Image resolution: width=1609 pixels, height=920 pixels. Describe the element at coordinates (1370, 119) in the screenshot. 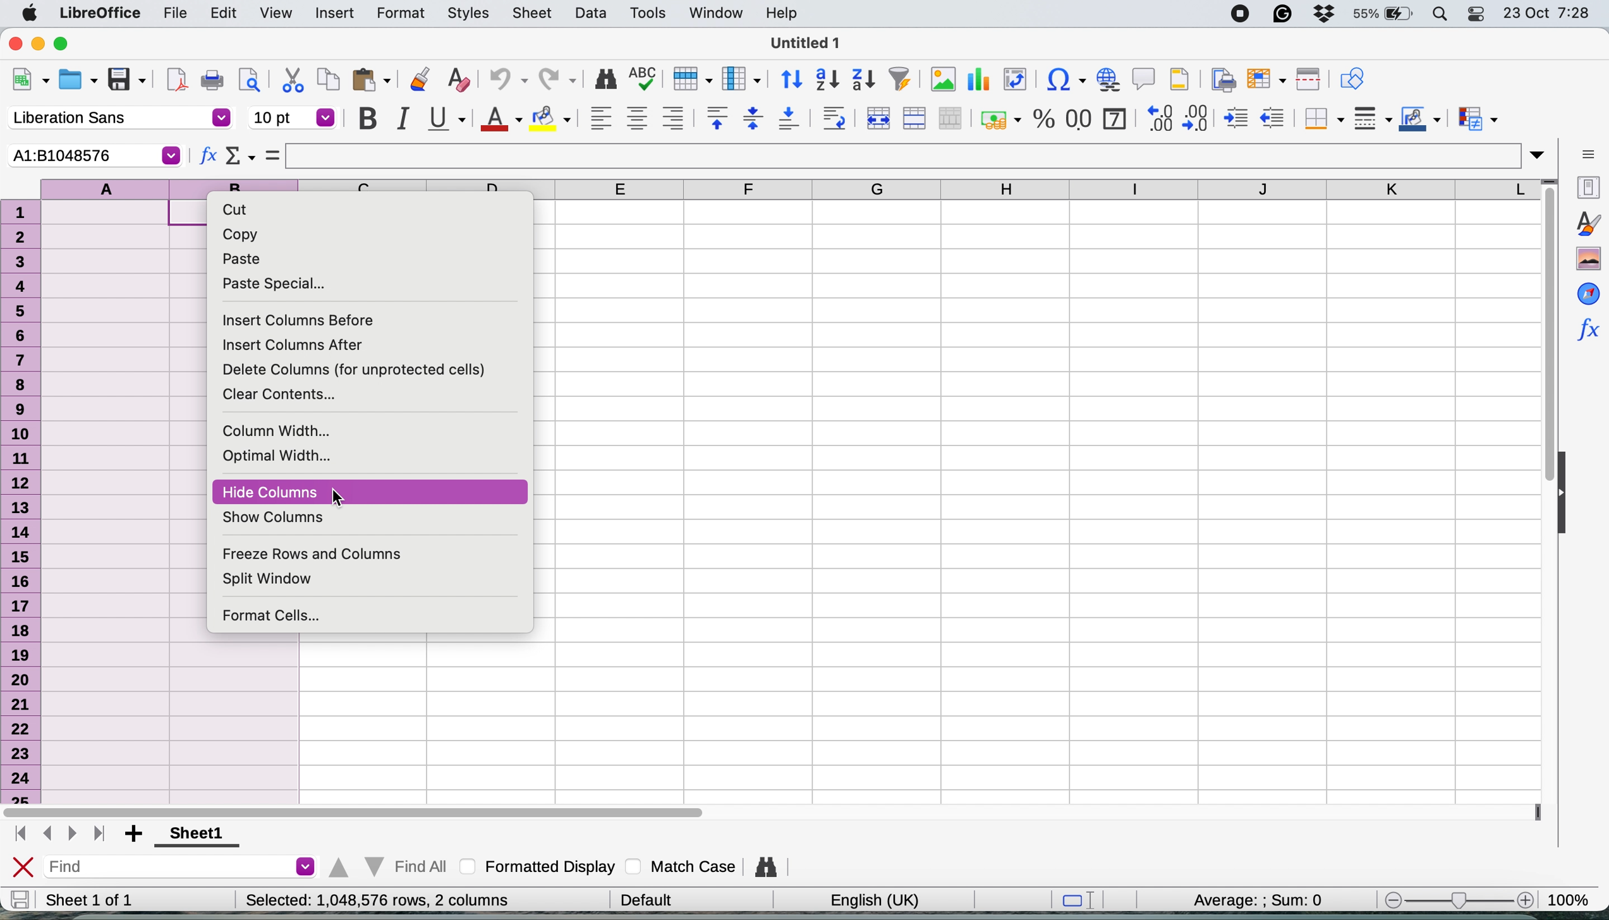

I see `border styles` at that location.